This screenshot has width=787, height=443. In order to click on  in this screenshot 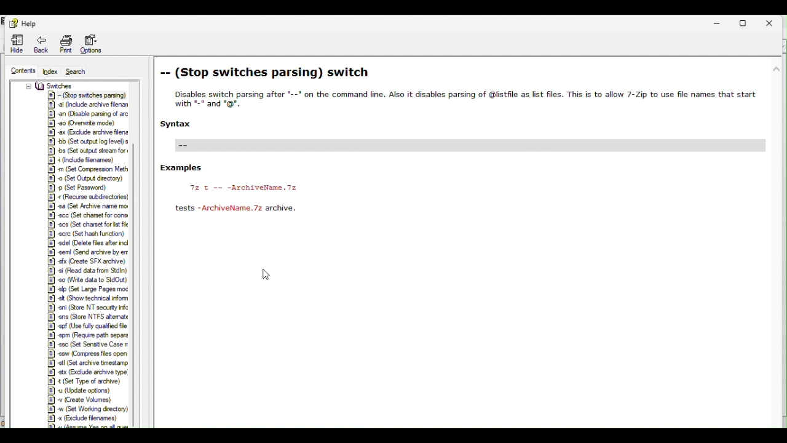, I will do `click(84, 390)`.